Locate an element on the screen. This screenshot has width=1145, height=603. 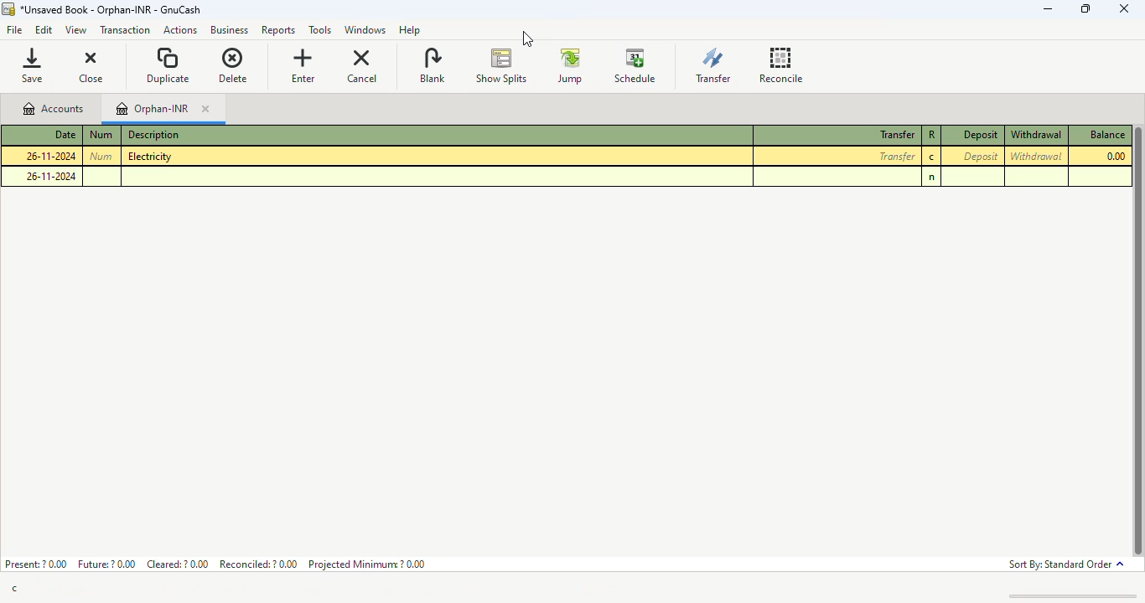
26-11-2024 is located at coordinates (51, 176).